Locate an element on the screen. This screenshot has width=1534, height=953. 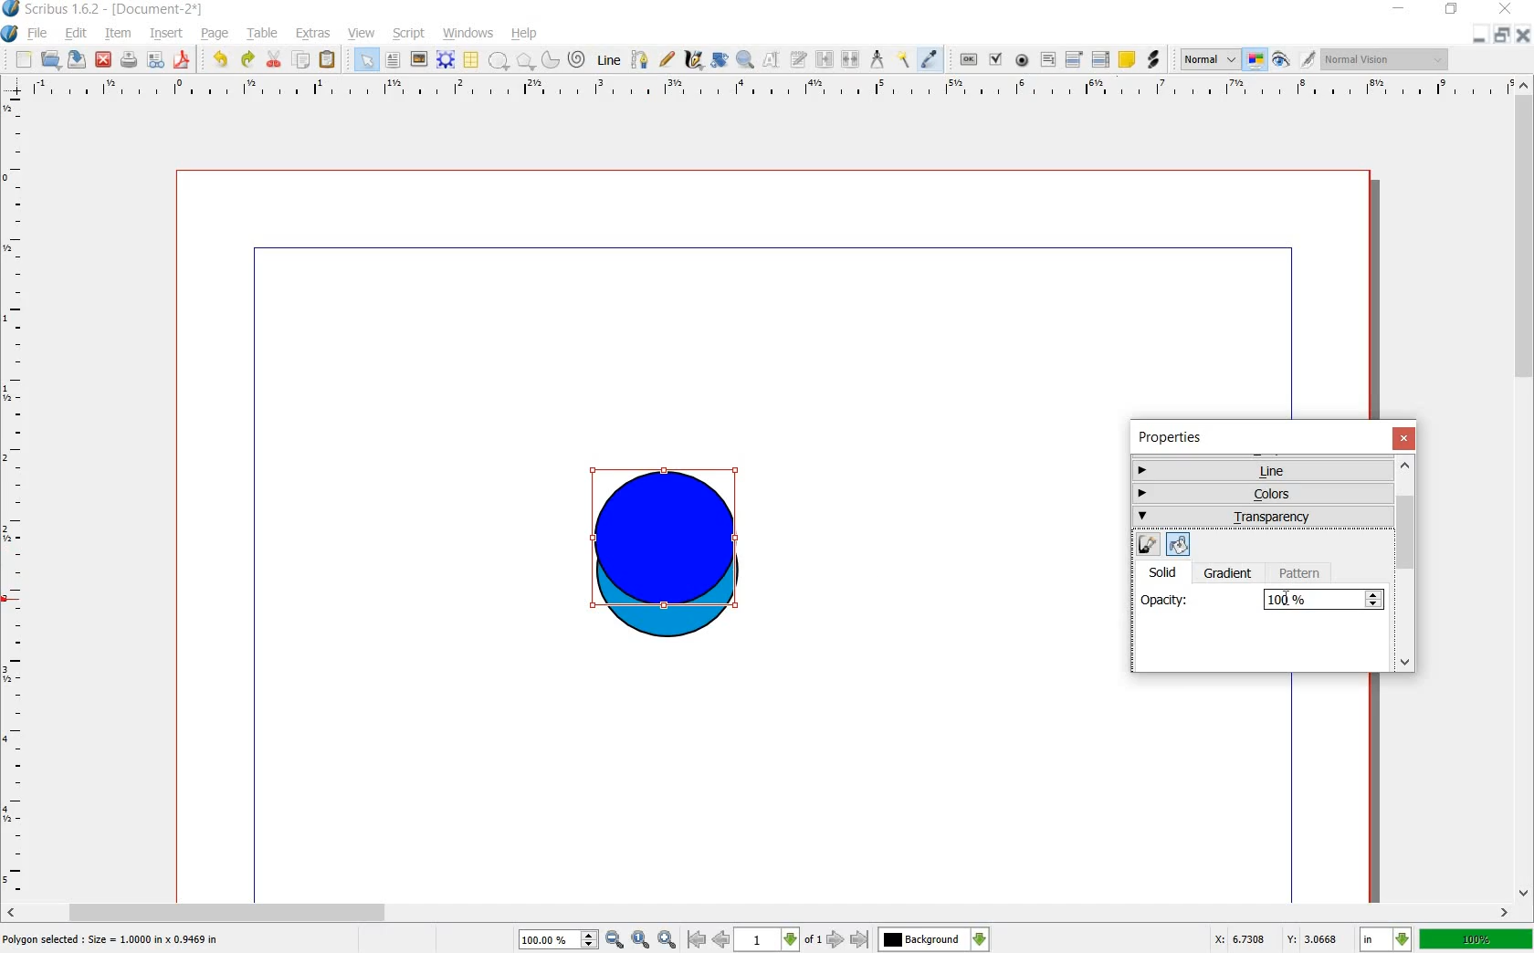
pdf radio button is located at coordinates (1021, 60).